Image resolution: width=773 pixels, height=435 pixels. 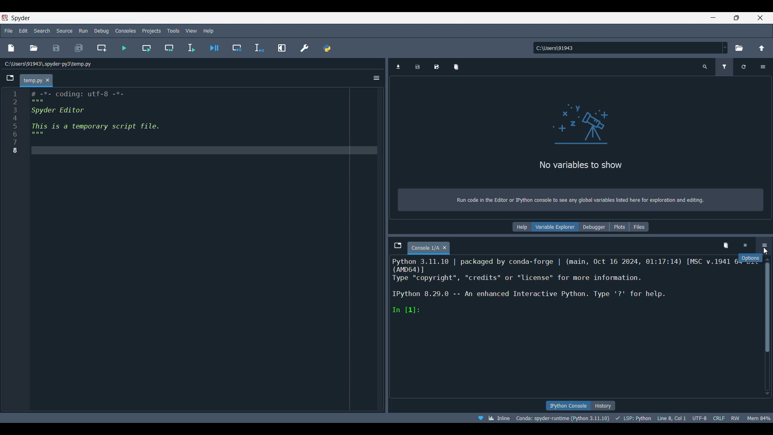 What do you see at coordinates (79, 48) in the screenshot?
I see `Save all files` at bounding box center [79, 48].